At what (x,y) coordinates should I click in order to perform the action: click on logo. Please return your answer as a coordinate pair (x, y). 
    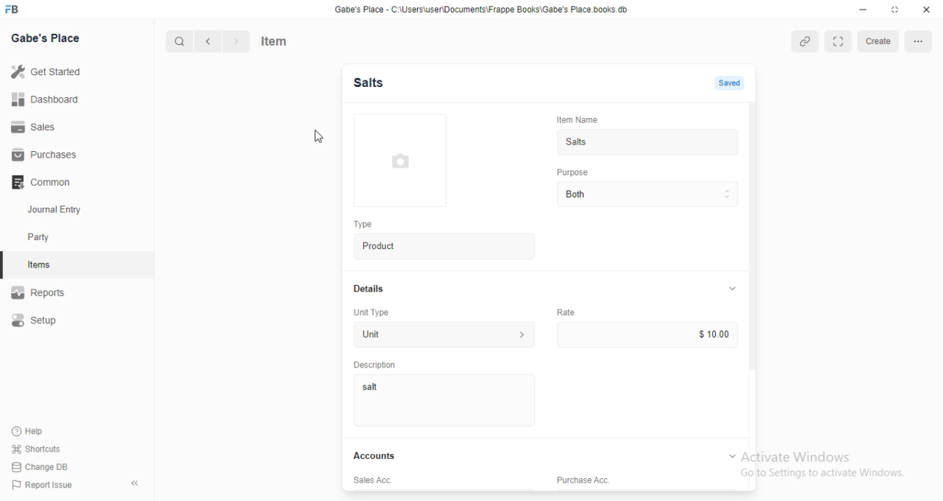
    Looking at the image, I should click on (12, 9).